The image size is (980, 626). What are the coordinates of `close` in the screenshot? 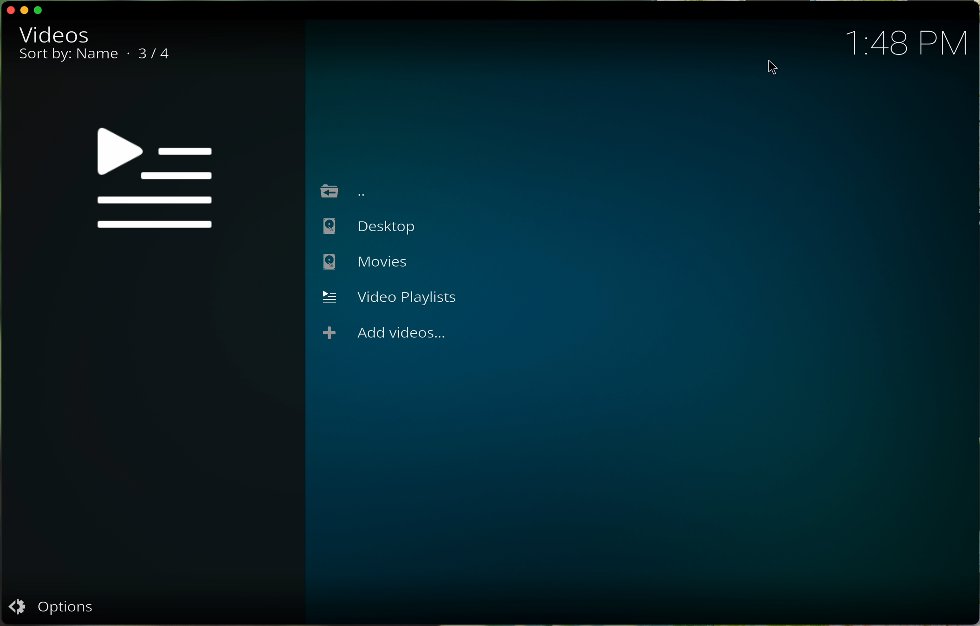 It's located at (9, 10).